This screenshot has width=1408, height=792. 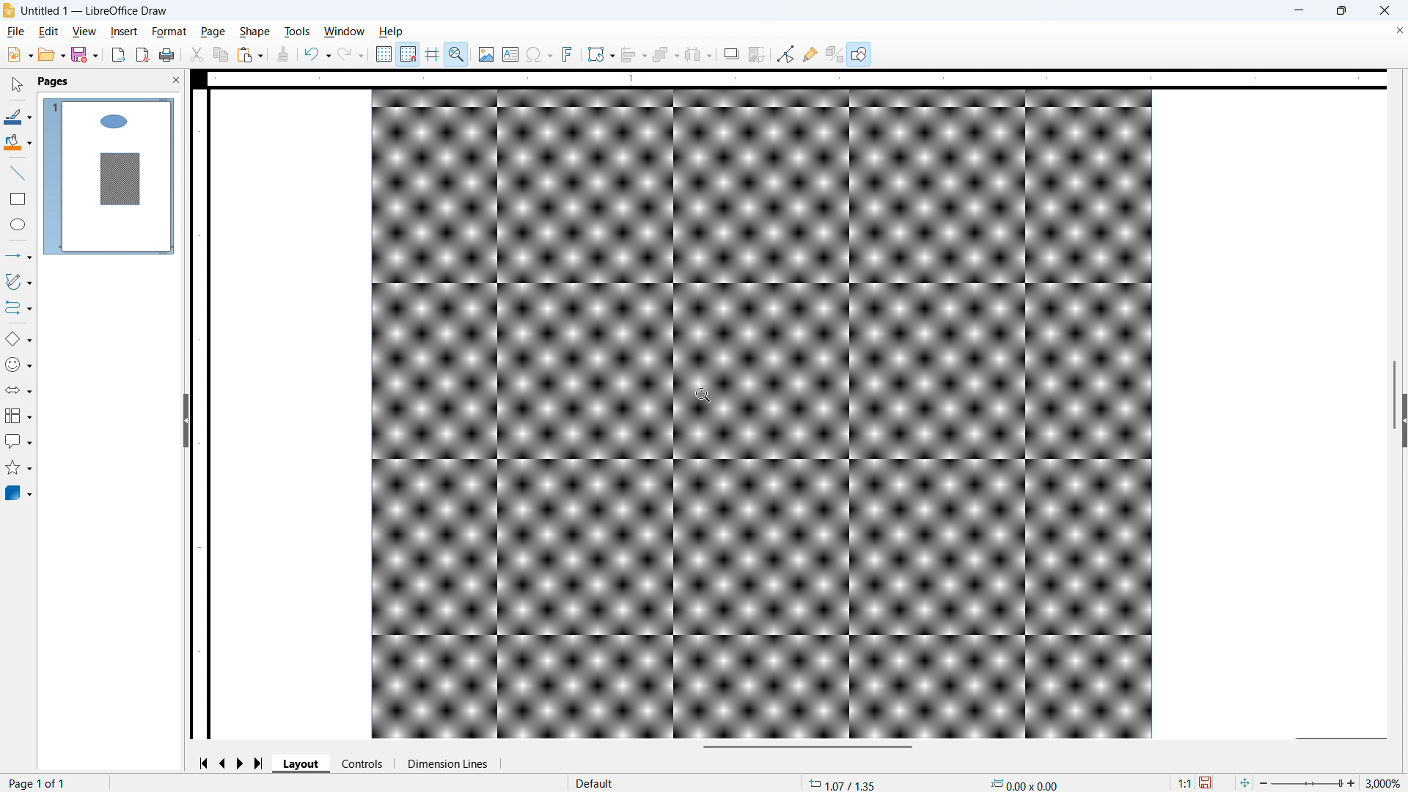 I want to click on Go to first page , so click(x=206, y=763).